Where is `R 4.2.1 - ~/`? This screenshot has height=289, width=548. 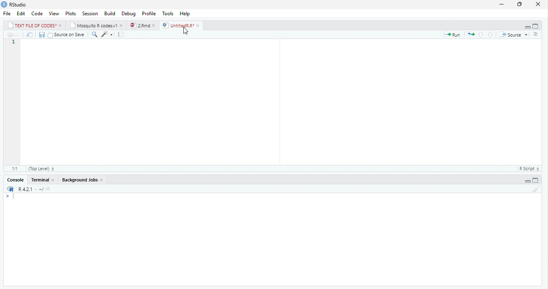
R 4.2.1 - ~/ is located at coordinates (27, 189).